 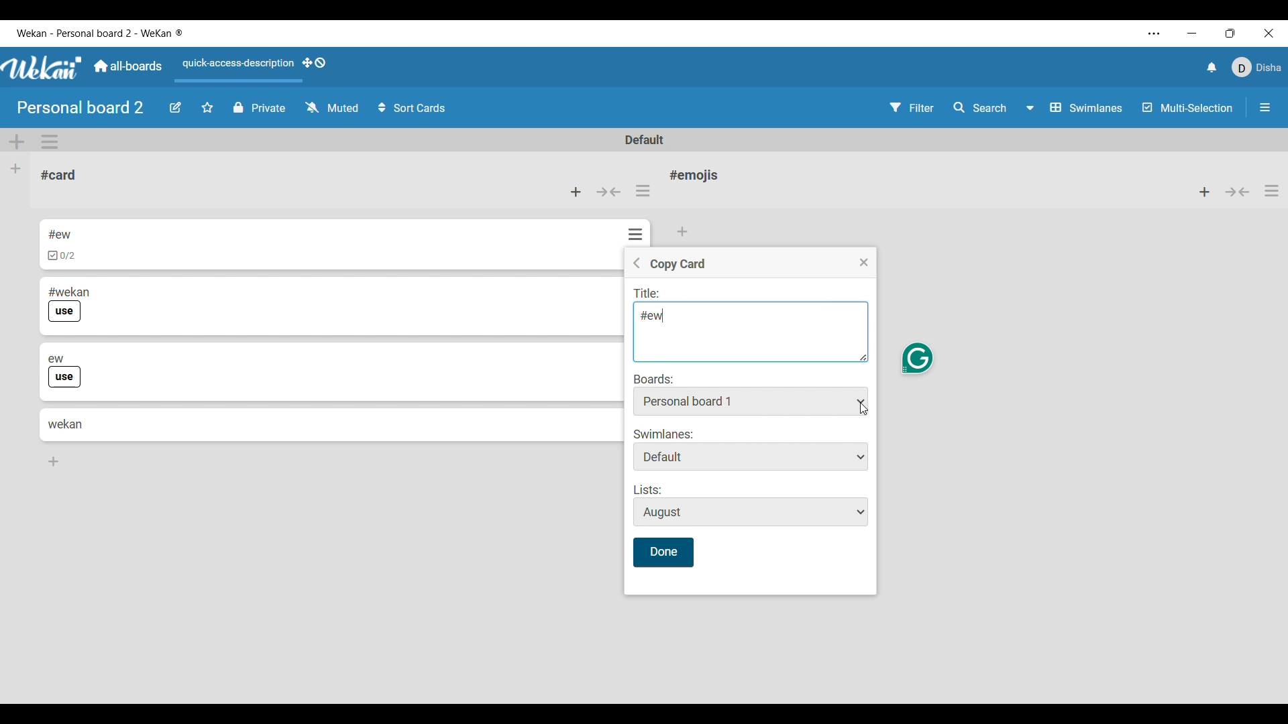 I want to click on Goback, so click(x=636, y=263).